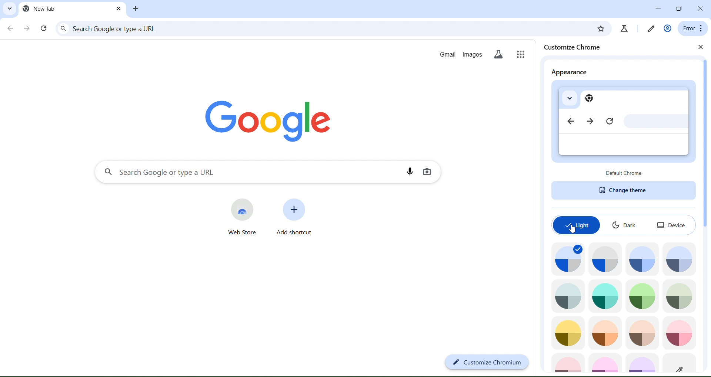 The image size is (711, 377). Describe the element at coordinates (244, 217) in the screenshot. I see `web store` at that location.